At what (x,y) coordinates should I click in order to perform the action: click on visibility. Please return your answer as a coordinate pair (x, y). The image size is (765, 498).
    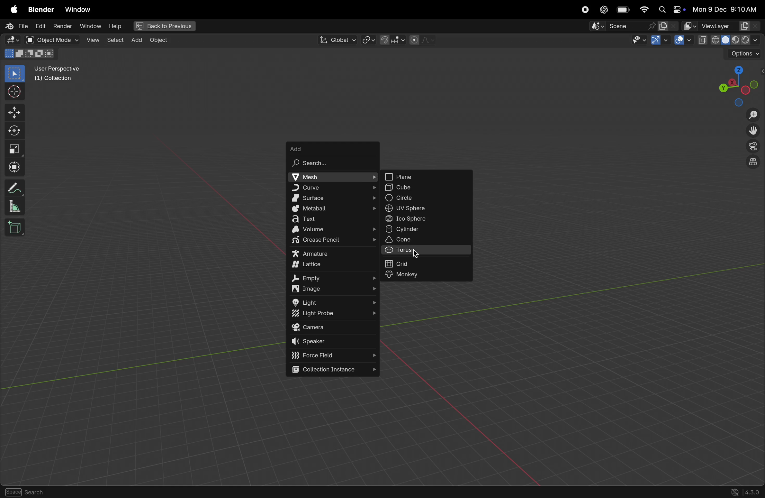
    Looking at the image, I should click on (637, 41).